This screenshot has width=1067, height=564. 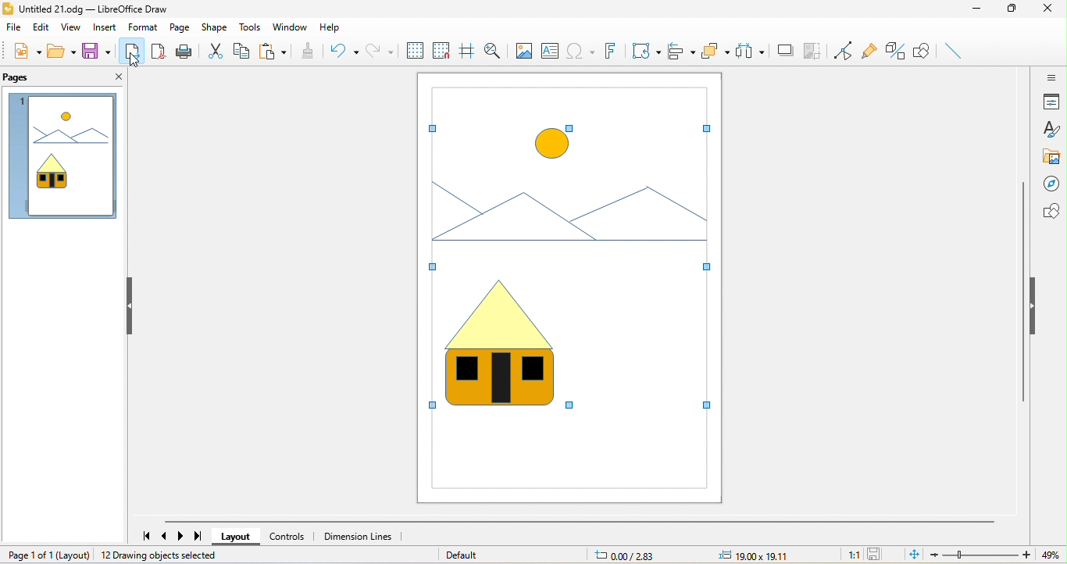 What do you see at coordinates (95, 50) in the screenshot?
I see `save` at bounding box center [95, 50].